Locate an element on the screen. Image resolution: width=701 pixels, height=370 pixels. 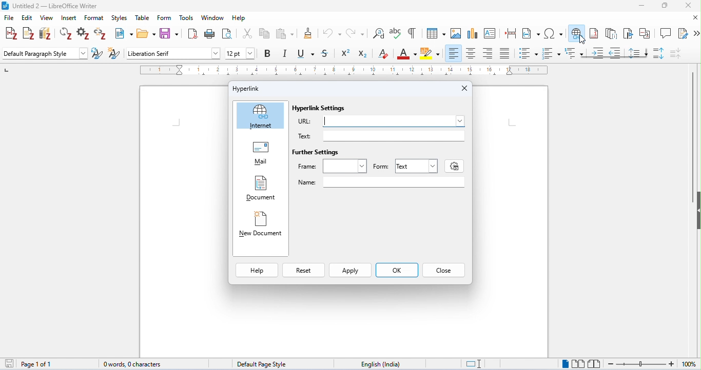
insert cross reference is located at coordinates (646, 33).